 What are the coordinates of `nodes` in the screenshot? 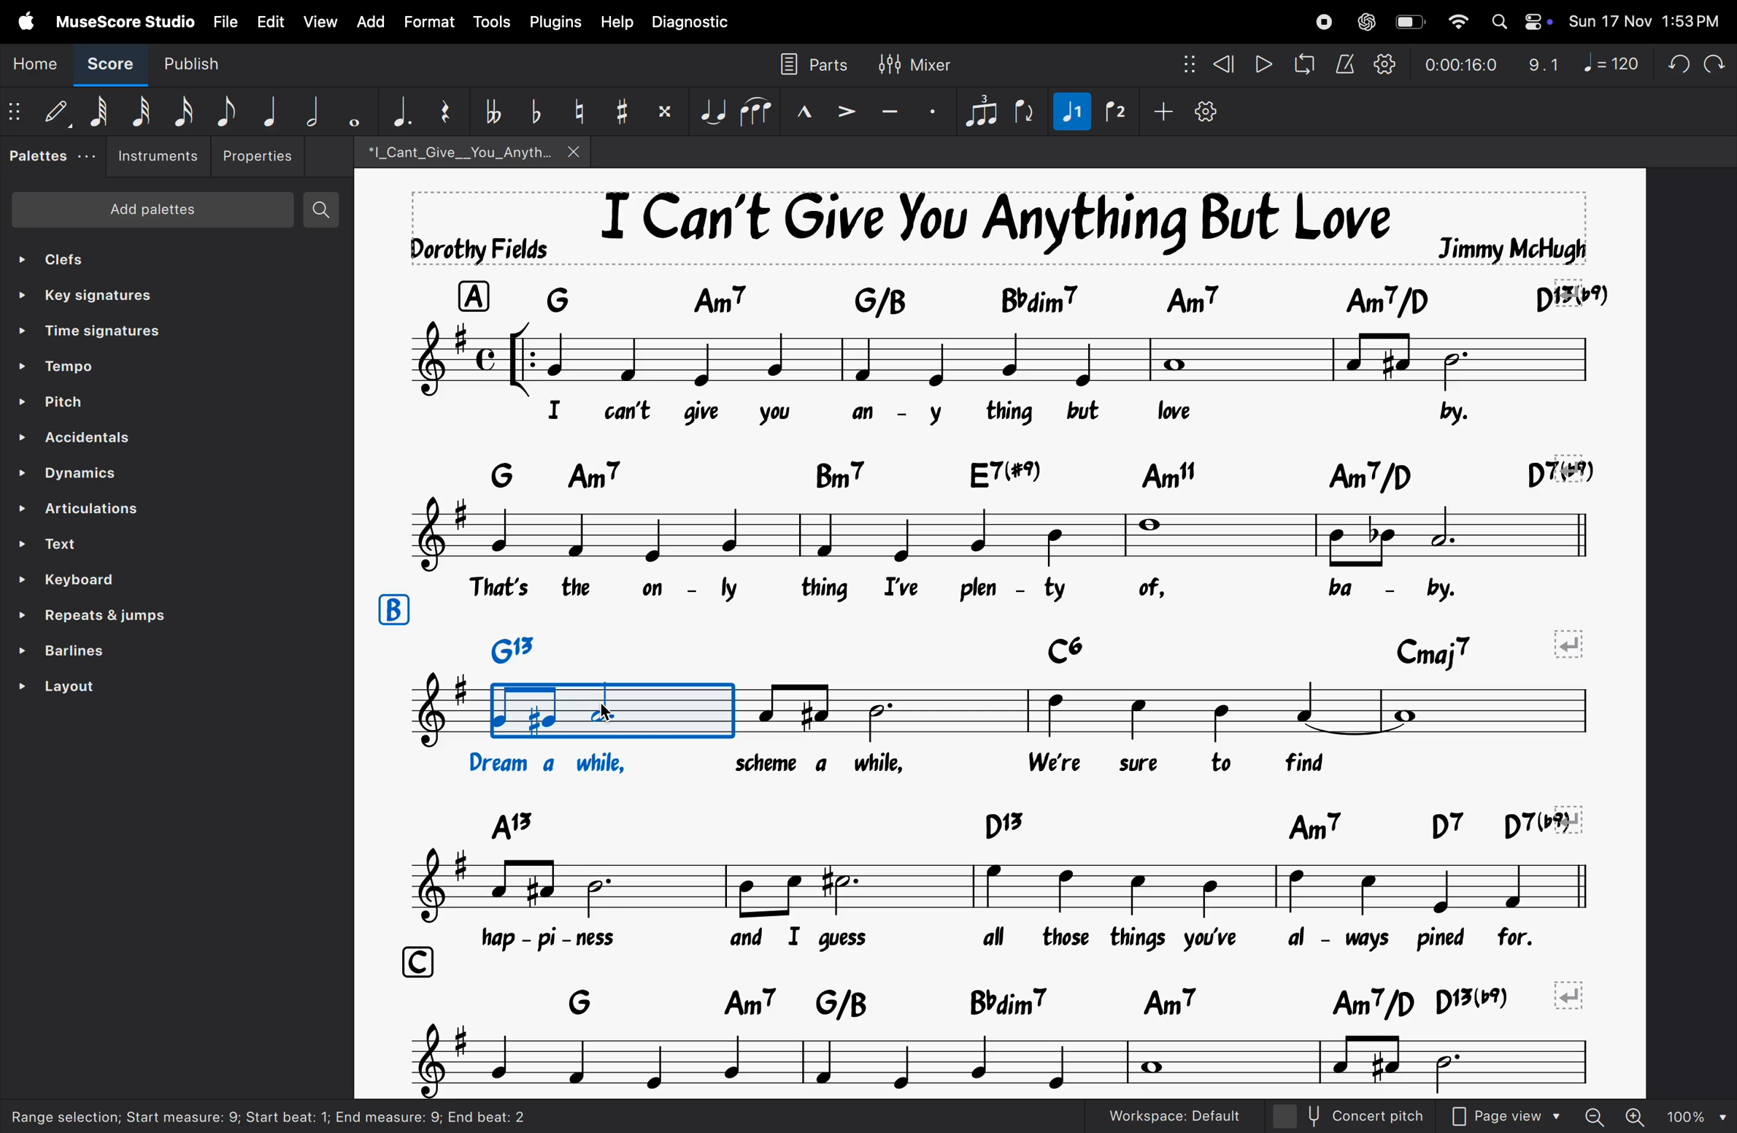 It's located at (1182, 61).